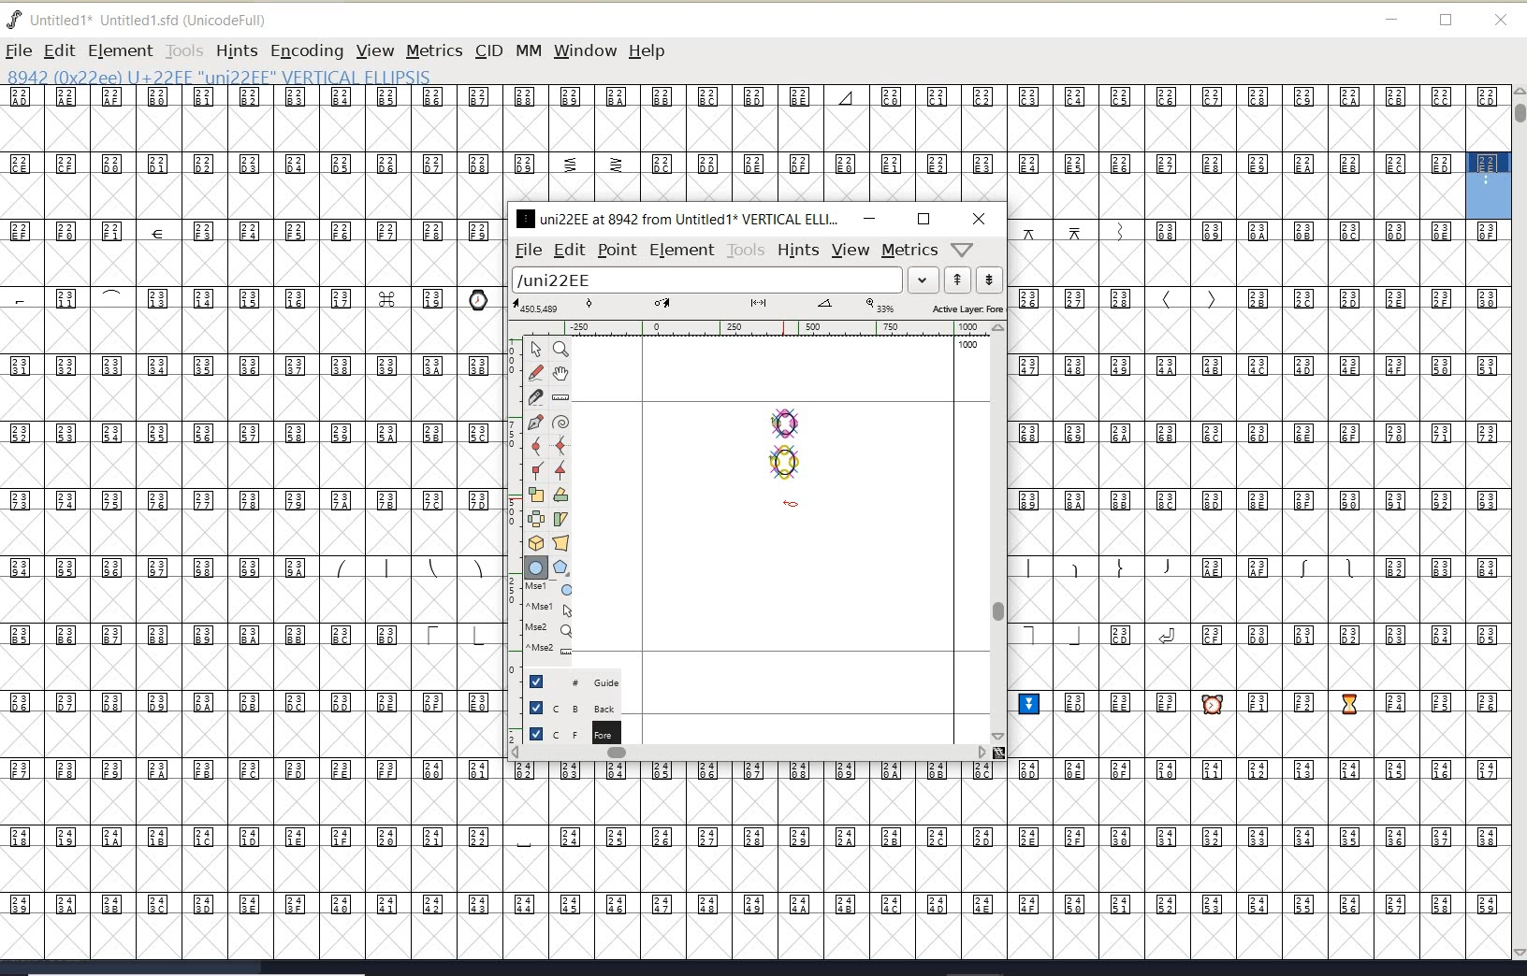 The height and width of the screenshot is (976, 1527). Describe the element at coordinates (1501, 21) in the screenshot. I see `close` at that location.